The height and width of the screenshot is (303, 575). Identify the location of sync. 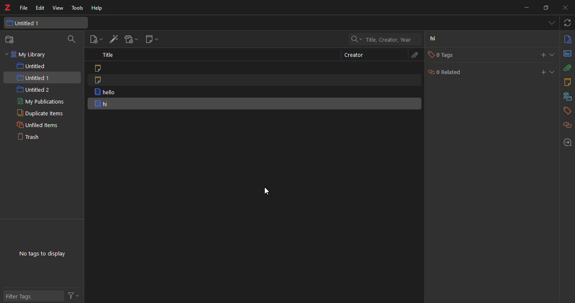
(568, 23).